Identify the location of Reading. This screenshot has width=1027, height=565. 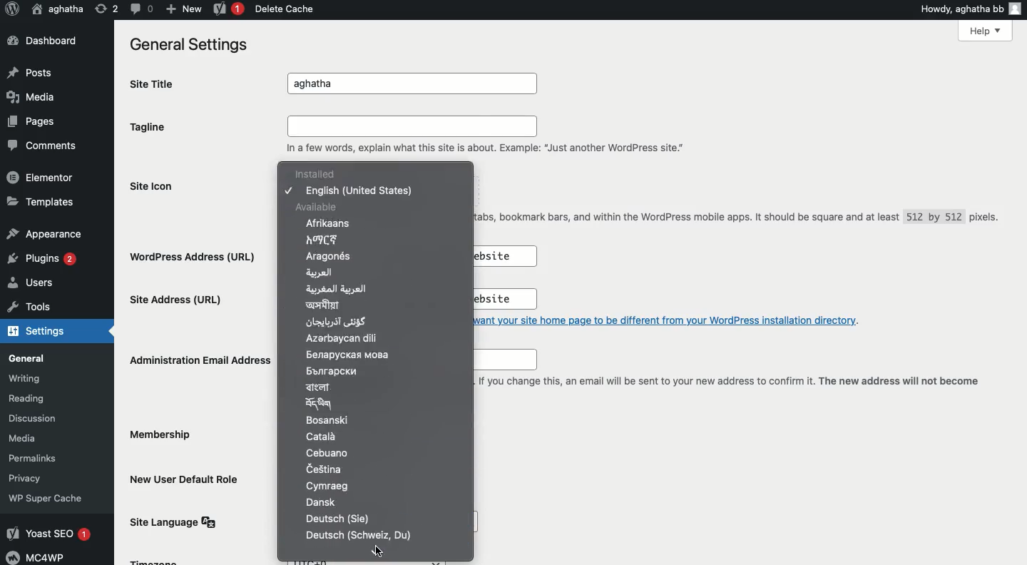
(41, 399).